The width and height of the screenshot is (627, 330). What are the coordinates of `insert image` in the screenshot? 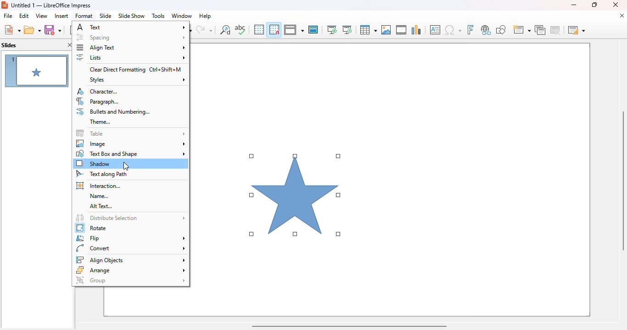 It's located at (386, 30).